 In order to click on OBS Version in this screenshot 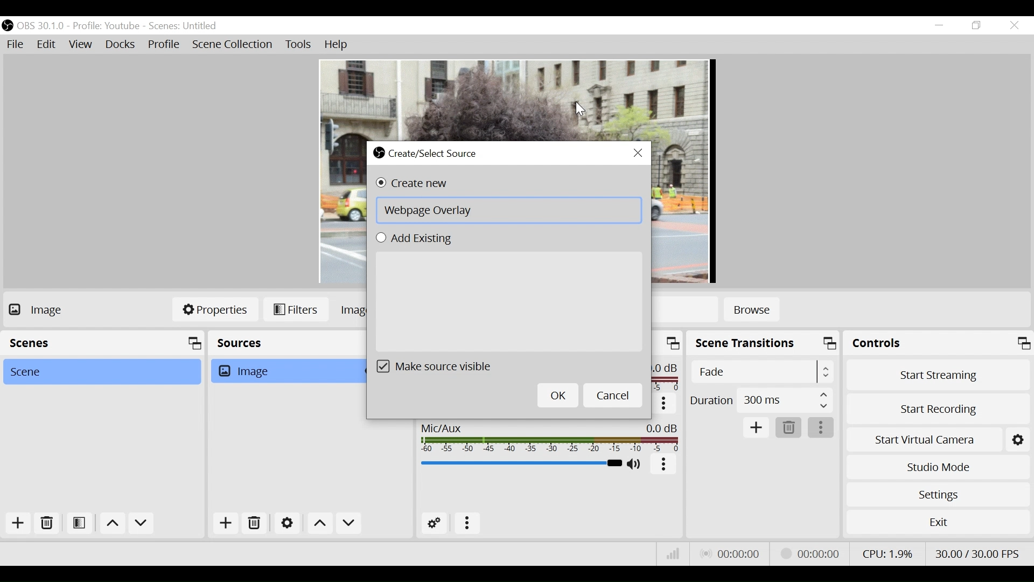, I will do `click(40, 26)`.